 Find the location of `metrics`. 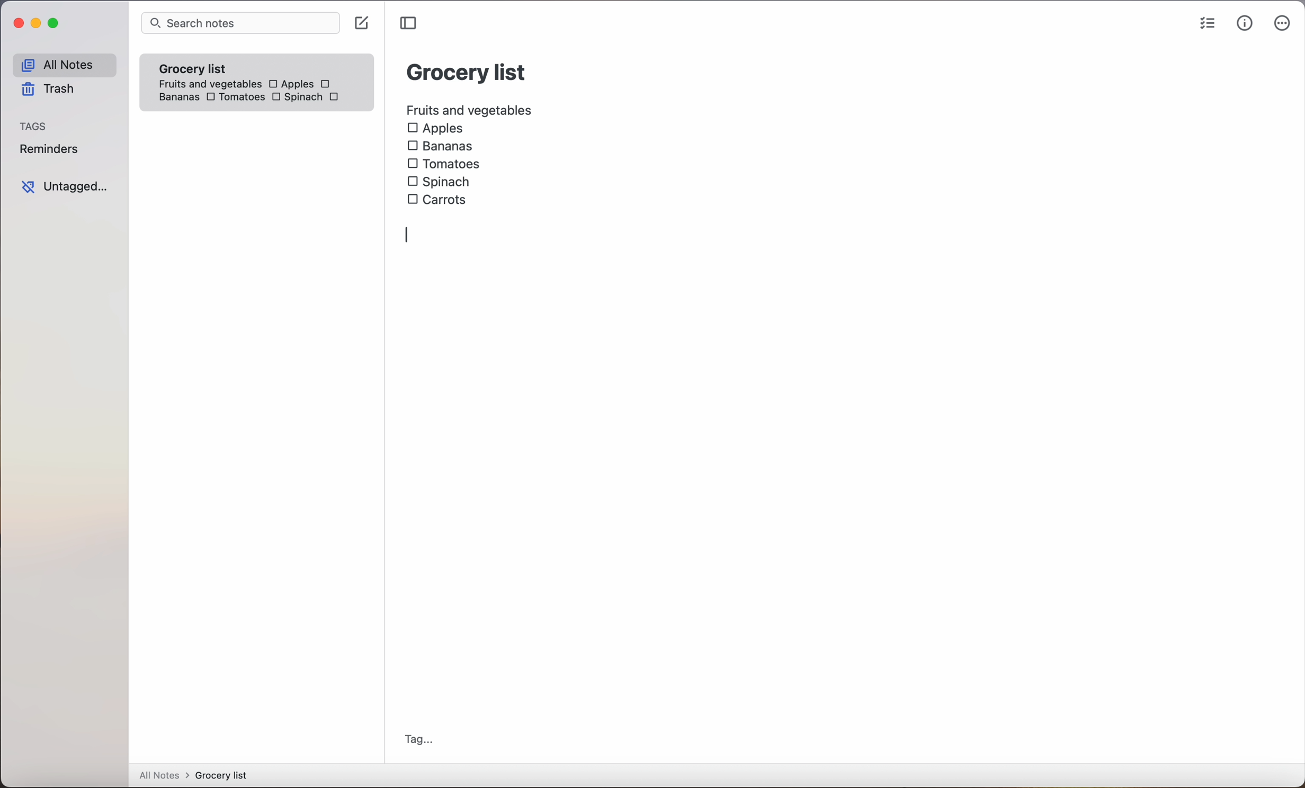

metrics is located at coordinates (1245, 24).